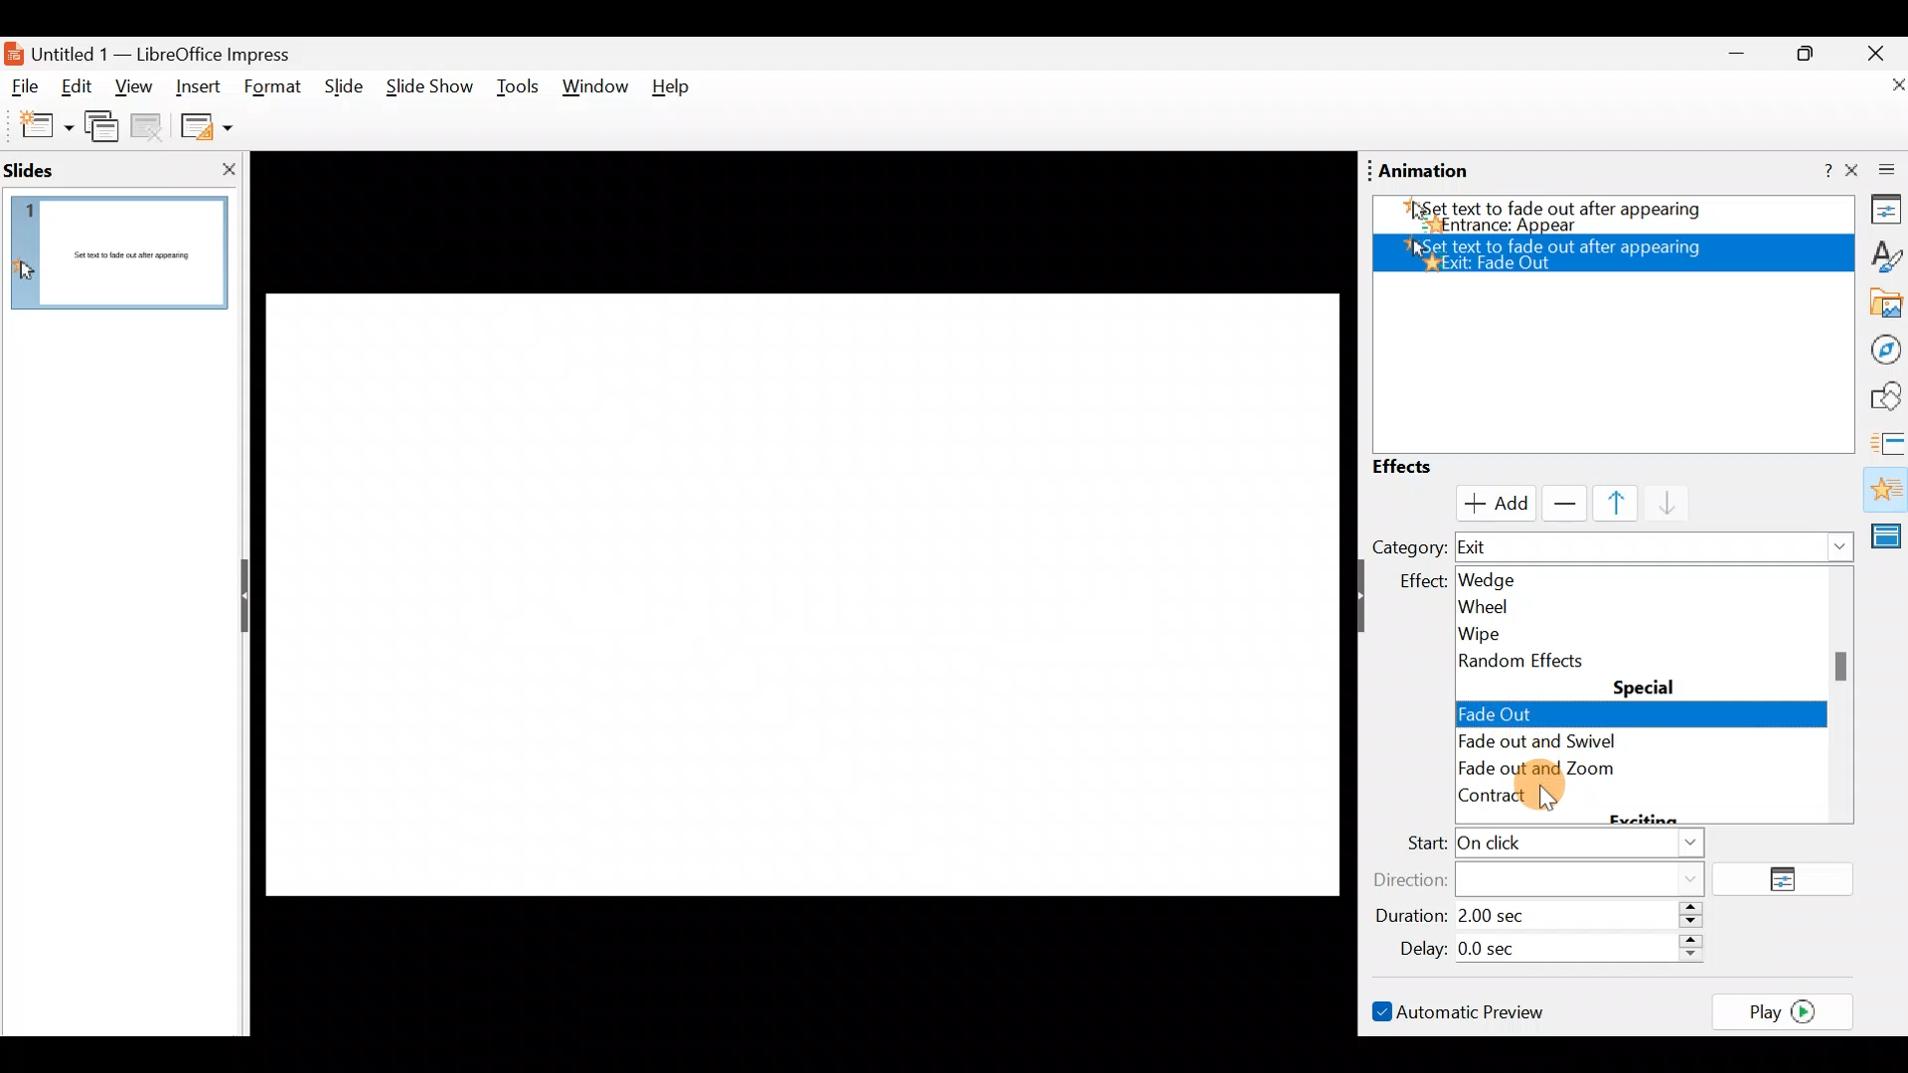  I want to click on Remove effect, so click(1560, 503).